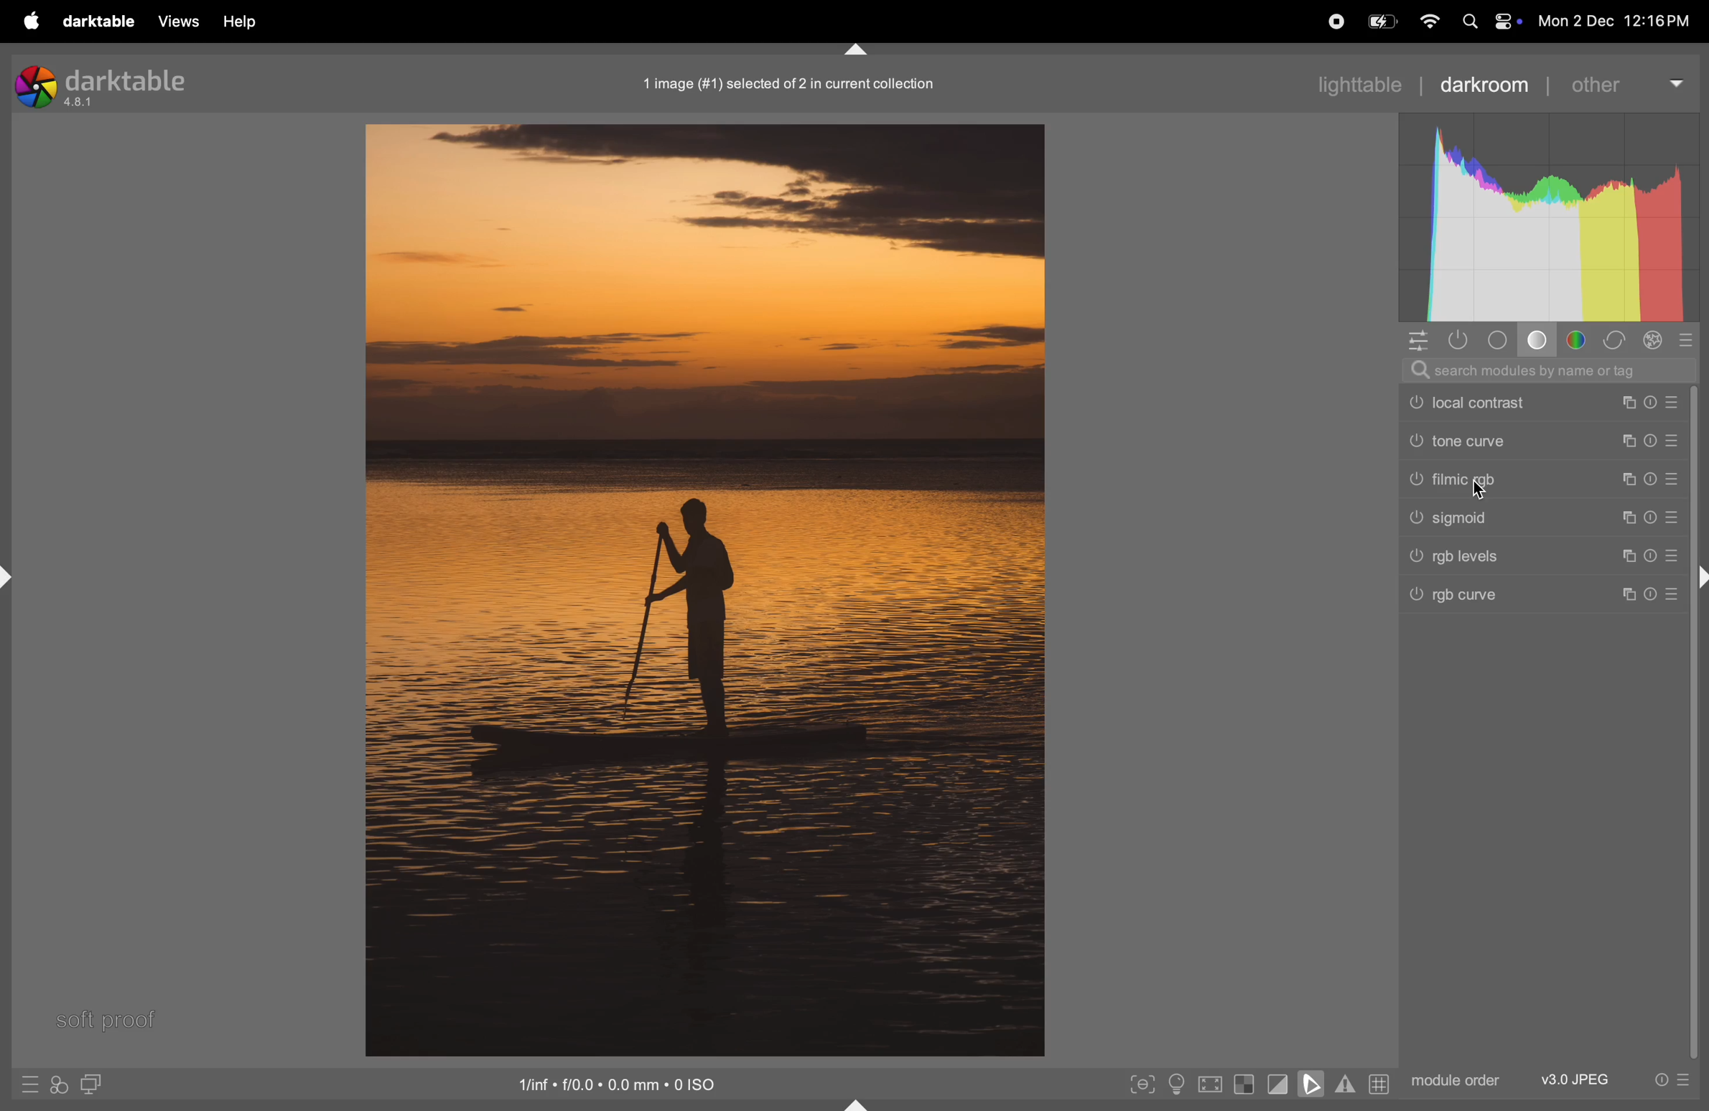 Image resolution: width=1709 pixels, height=1111 pixels. Describe the element at coordinates (57, 1085) in the screenshot. I see `quick acess to apply your styles` at that location.